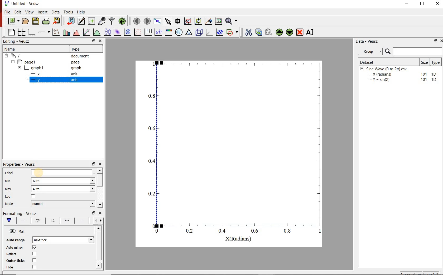 This screenshot has width=443, height=275. I want to click on scrollbar, so click(100, 180).